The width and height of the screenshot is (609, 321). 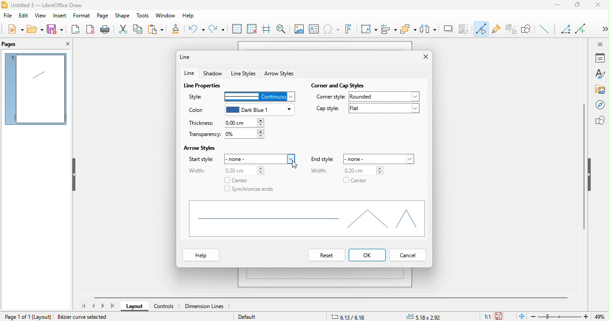 What do you see at coordinates (429, 29) in the screenshot?
I see `select at least three object to distribute` at bounding box center [429, 29].